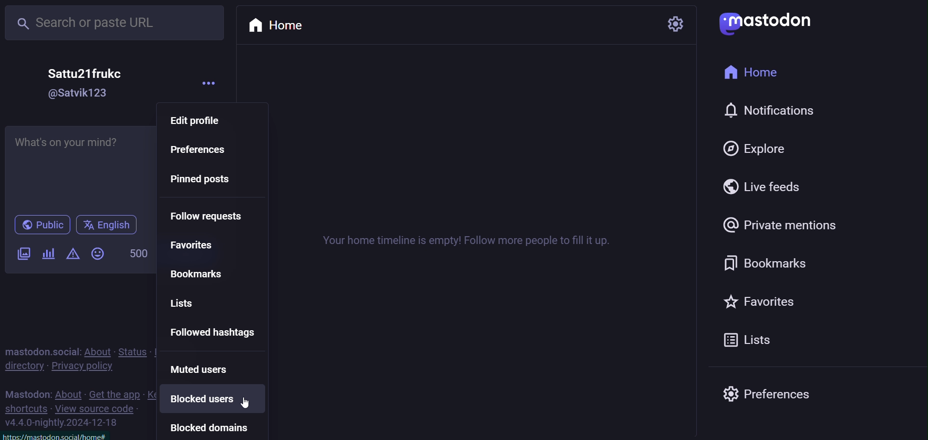 Image resolution: width=928 pixels, height=440 pixels. What do you see at coordinates (28, 408) in the screenshot?
I see `shorcuts` at bounding box center [28, 408].